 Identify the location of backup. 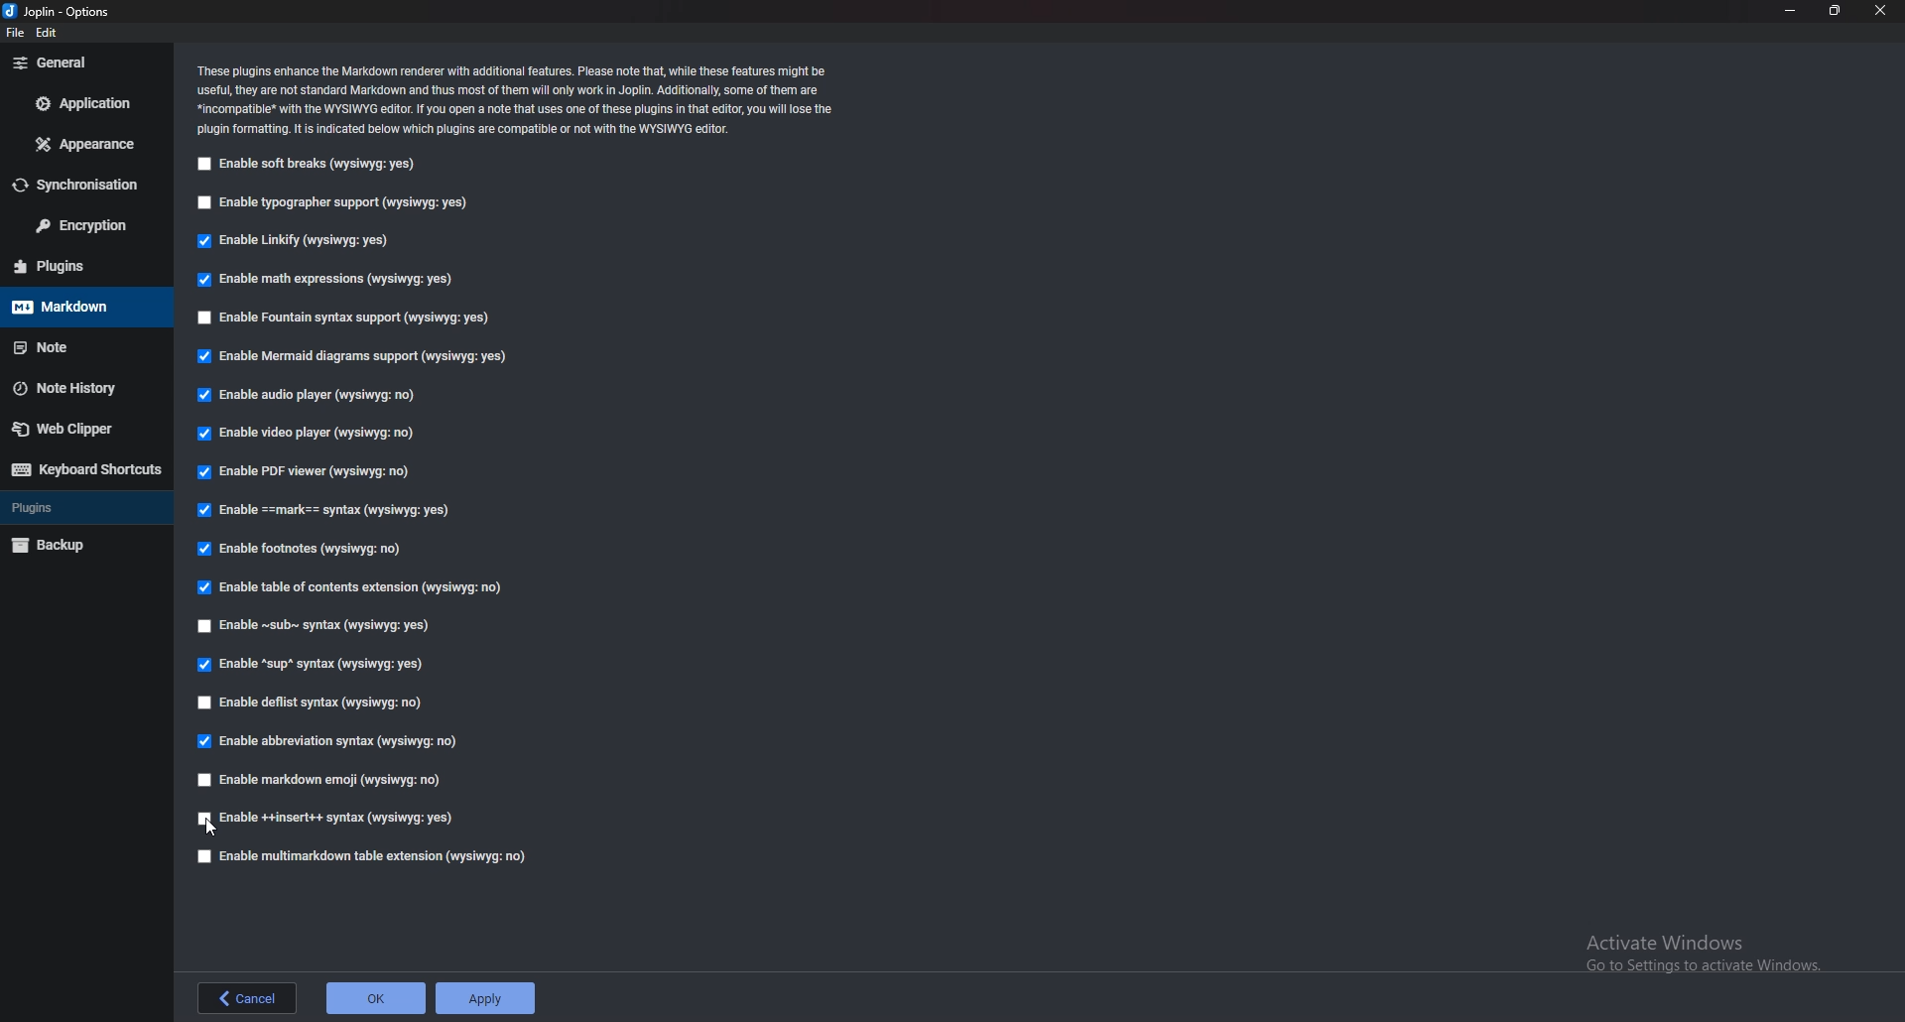
(83, 545).